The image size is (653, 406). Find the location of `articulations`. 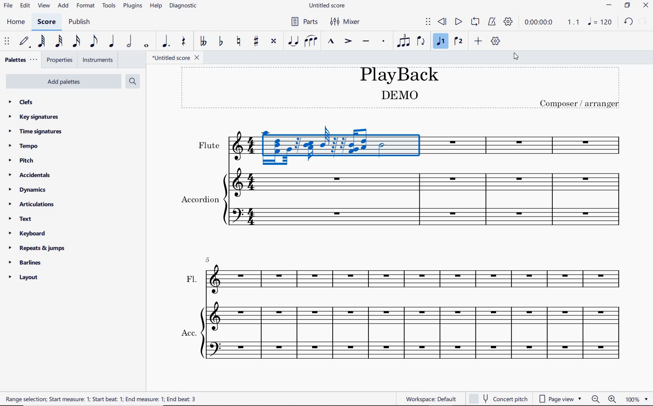

articulations is located at coordinates (30, 205).